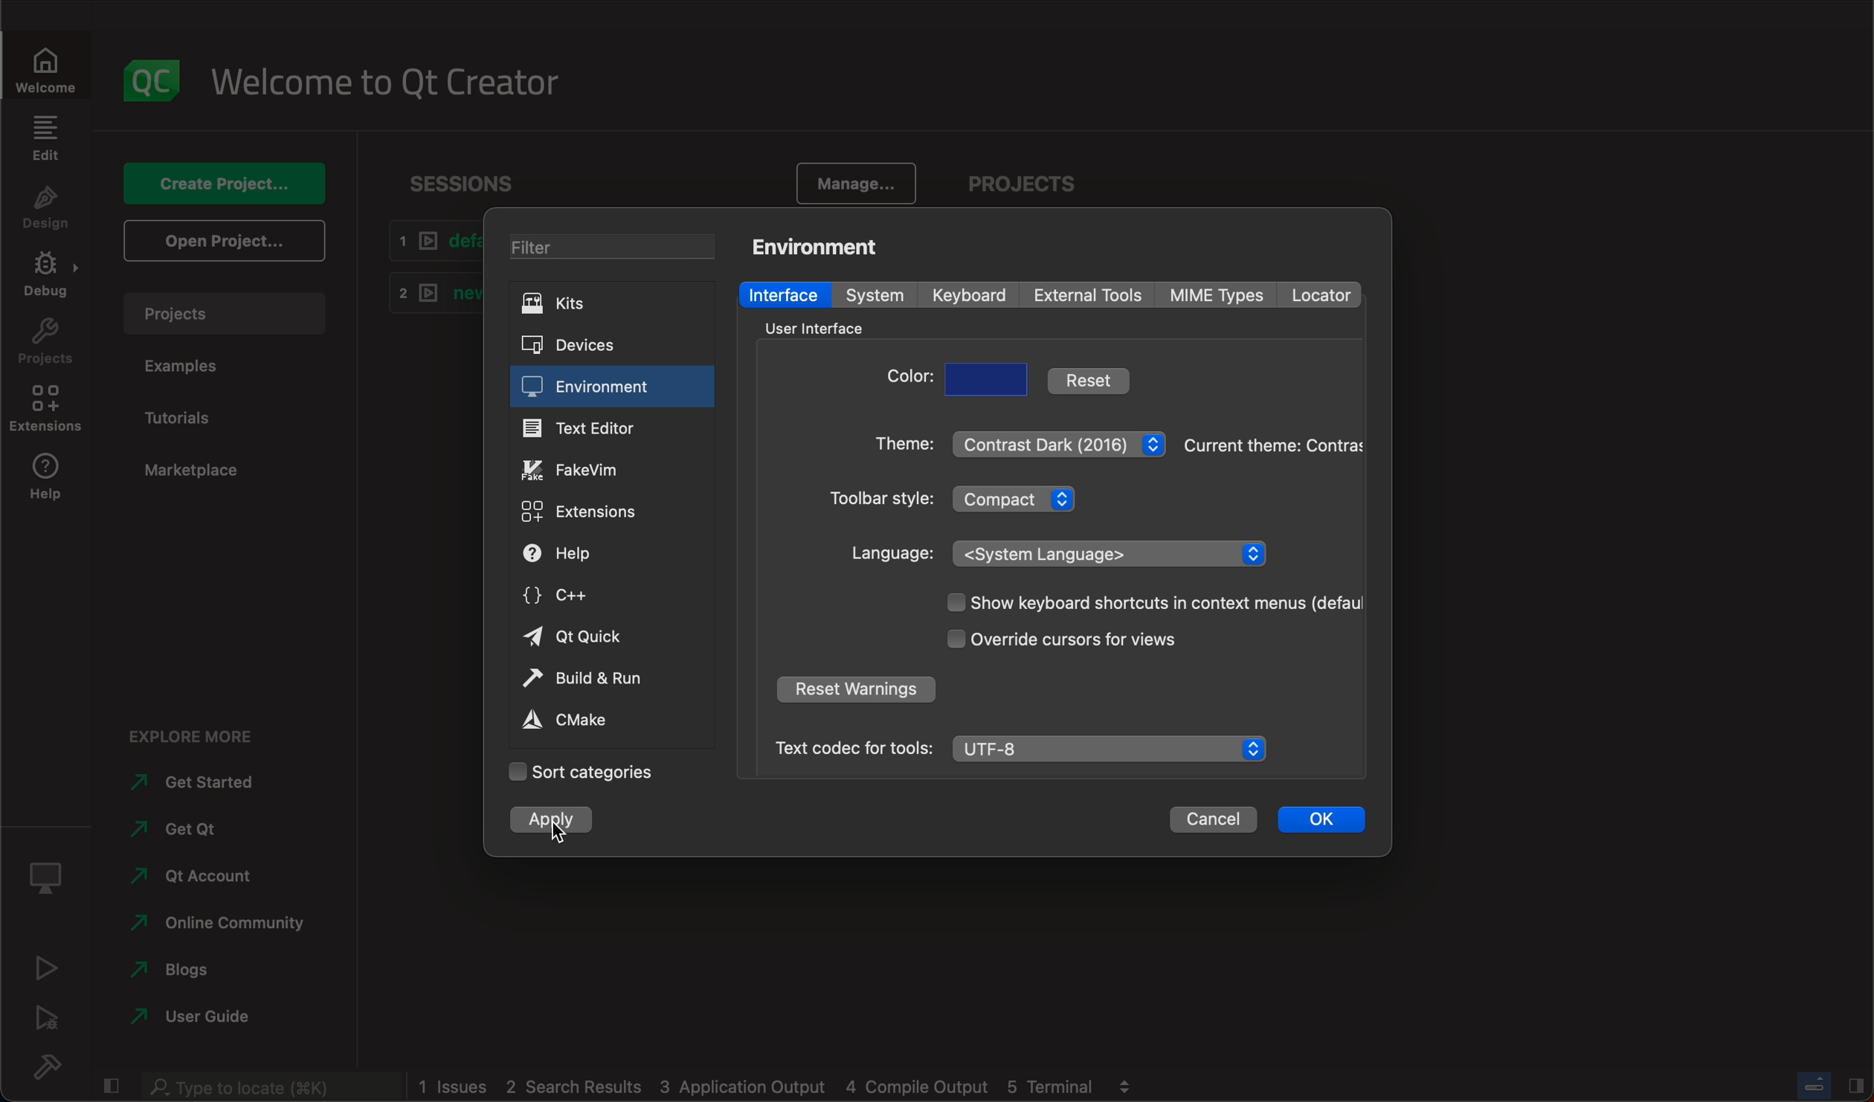 The height and width of the screenshot is (1102, 1874). What do you see at coordinates (221, 920) in the screenshot?
I see `online` at bounding box center [221, 920].